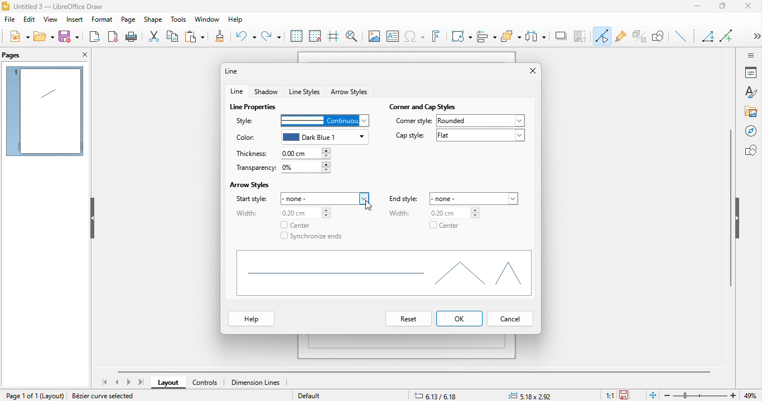  I want to click on file, so click(12, 21).